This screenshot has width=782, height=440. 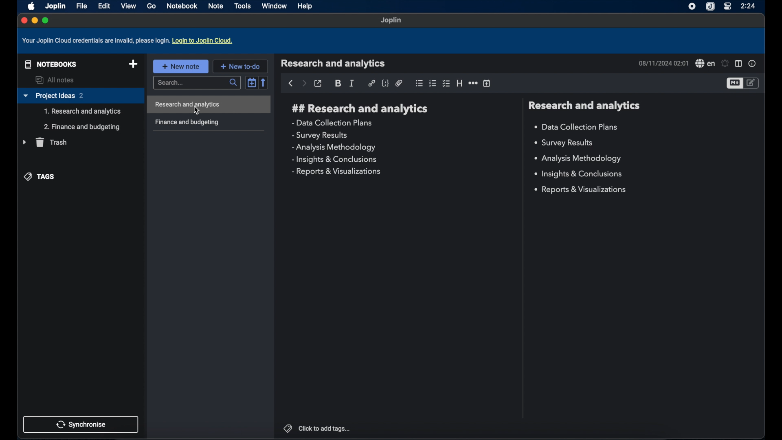 What do you see at coordinates (129, 41) in the screenshot?
I see `your joplin cloud credentials are invalid, please log in.  Login to joplin cloud` at bounding box center [129, 41].